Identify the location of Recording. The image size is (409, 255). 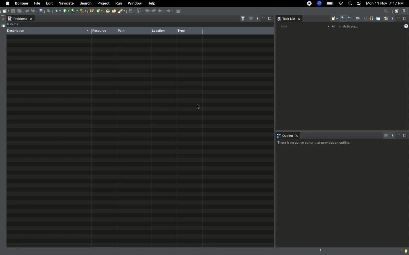
(309, 4).